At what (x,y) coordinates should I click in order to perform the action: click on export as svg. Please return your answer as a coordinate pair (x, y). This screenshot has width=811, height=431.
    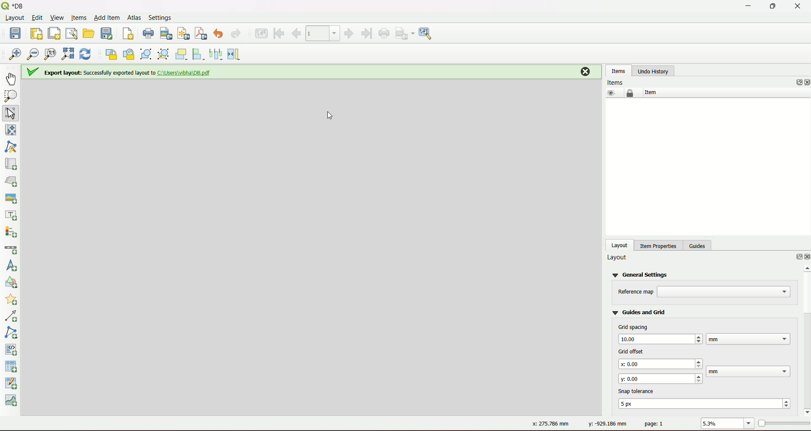
    Looking at the image, I should click on (182, 33).